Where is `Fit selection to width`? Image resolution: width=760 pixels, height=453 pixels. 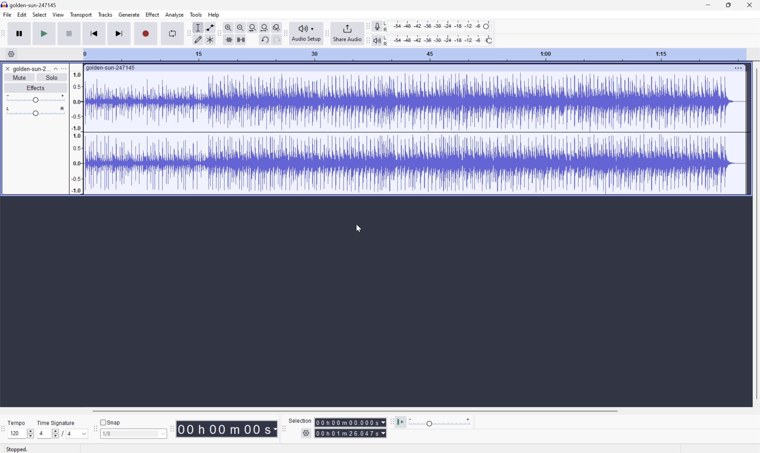
Fit selection to width is located at coordinates (252, 27).